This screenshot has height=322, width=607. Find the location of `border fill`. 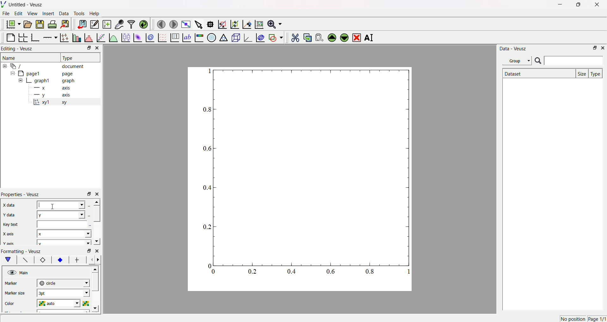

border fill is located at coordinates (60, 260).